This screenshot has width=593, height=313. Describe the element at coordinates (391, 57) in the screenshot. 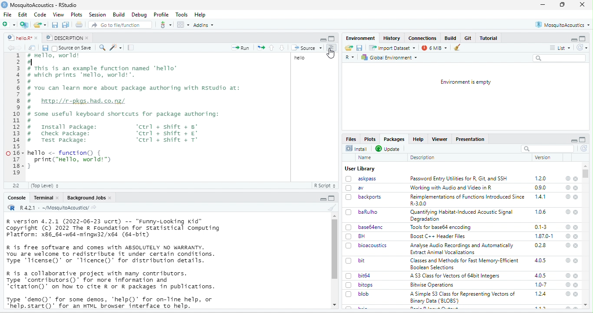

I see `Global Environment` at that location.